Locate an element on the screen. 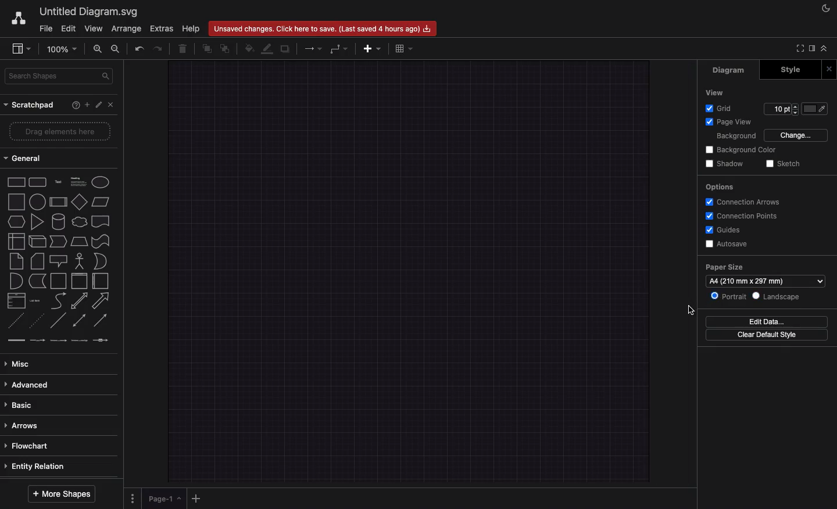  Landscape is located at coordinates (412, 273).